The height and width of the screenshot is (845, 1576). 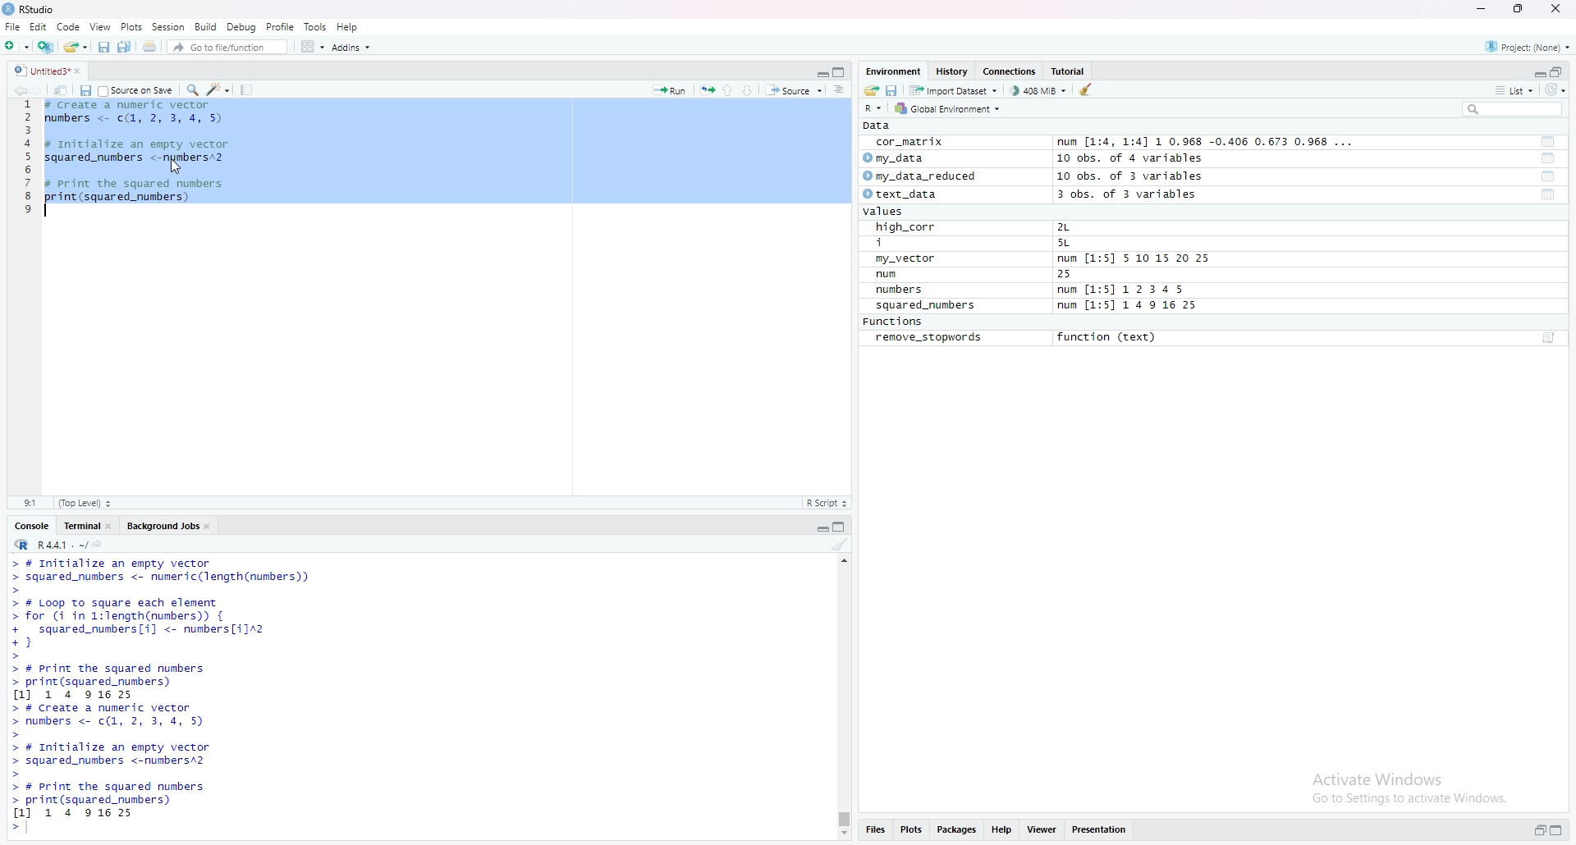 What do you see at coordinates (168, 26) in the screenshot?
I see `Session` at bounding box center [168, 26].